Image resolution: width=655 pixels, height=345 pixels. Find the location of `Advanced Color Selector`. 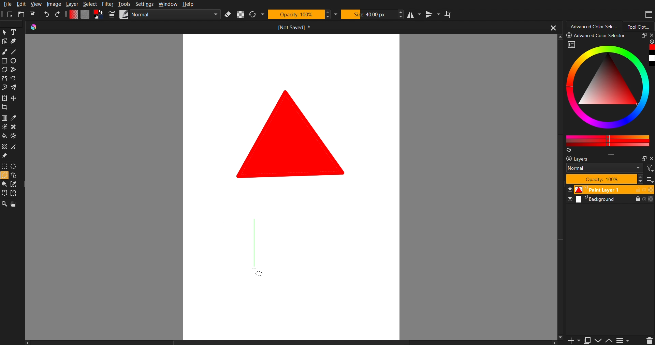

Advanced Color Selector is located at coordinates (609, 92).